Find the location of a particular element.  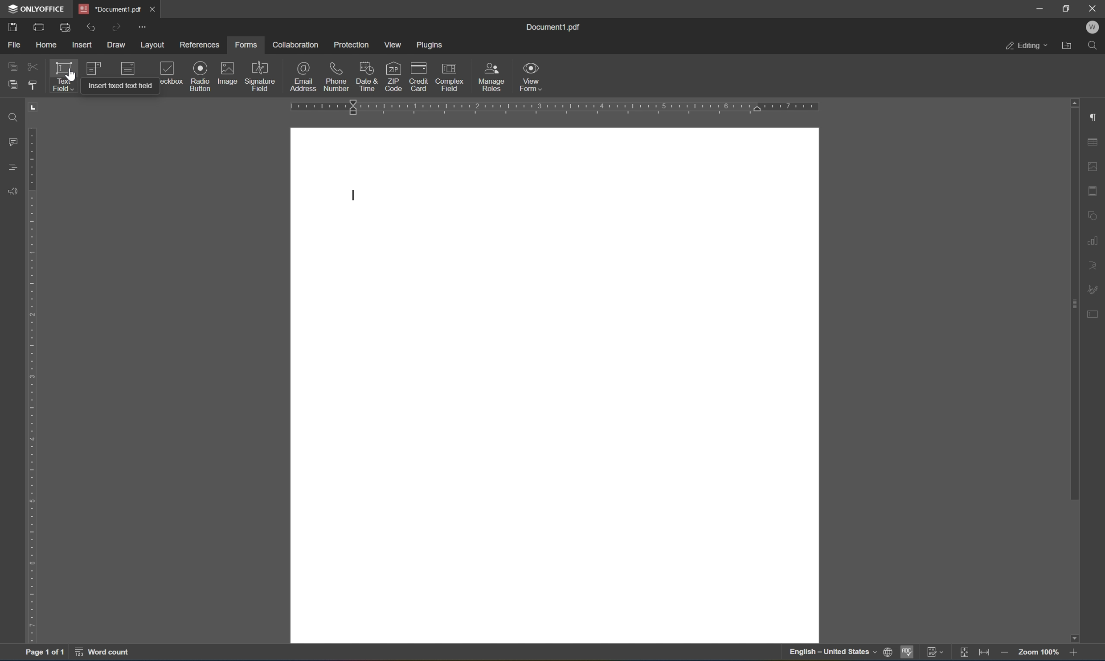

signature settings is located at coordinates (1093, 287).